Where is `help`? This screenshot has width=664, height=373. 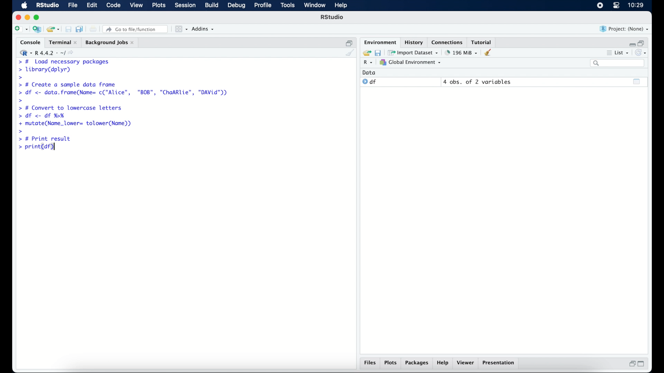 help is located at coordinates (443, 364).